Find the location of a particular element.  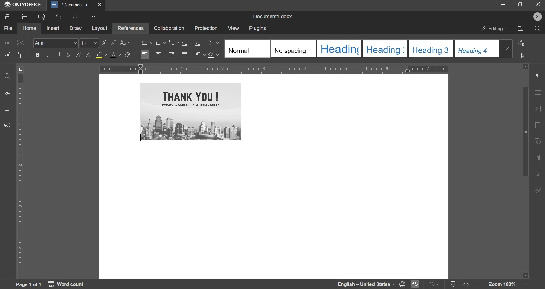

exit is located at coordinates (538, 5).